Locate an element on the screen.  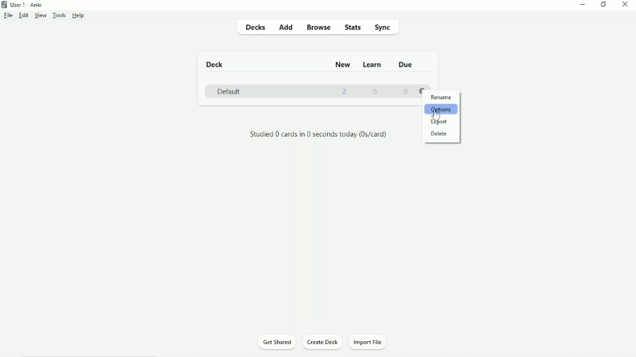
Close is located at coordinates (624, 5).